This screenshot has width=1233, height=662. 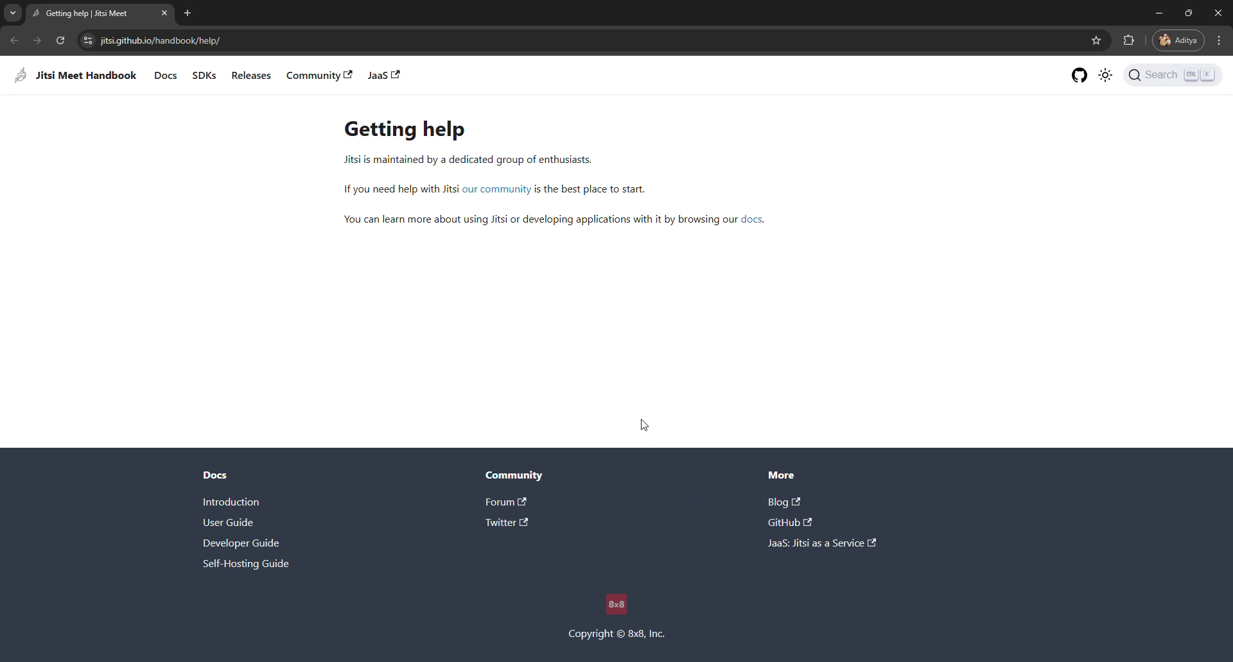 I want to click on docs, so click(x=214, y=475).